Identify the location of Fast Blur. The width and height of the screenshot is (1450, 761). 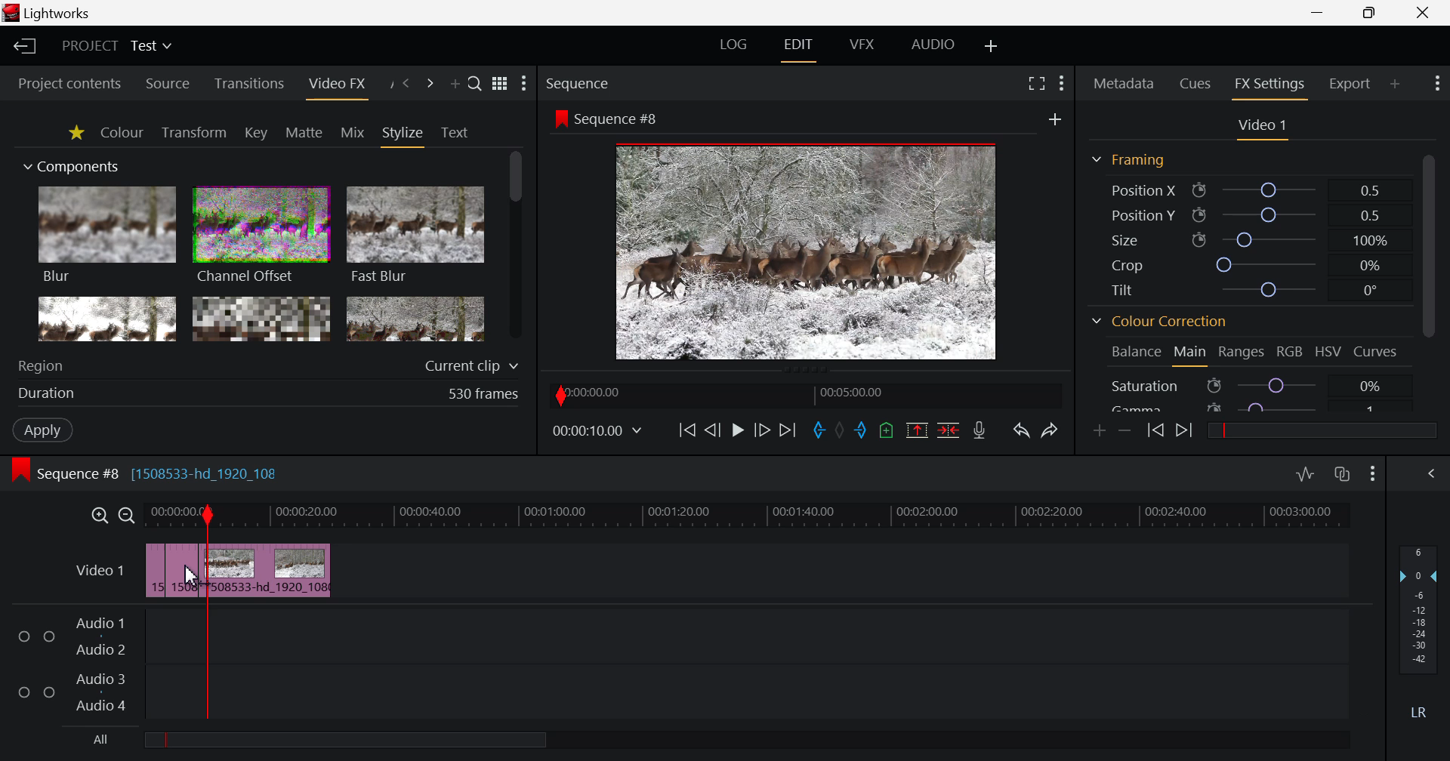
(416, 237).